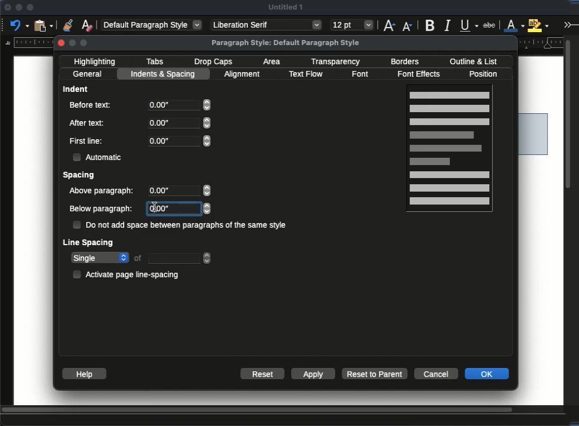 Image resolution: width=579 pixels, height=426 pixels. Describe the element at coordinates (99, 157) in the screenshot. I see `automatic` at that location.